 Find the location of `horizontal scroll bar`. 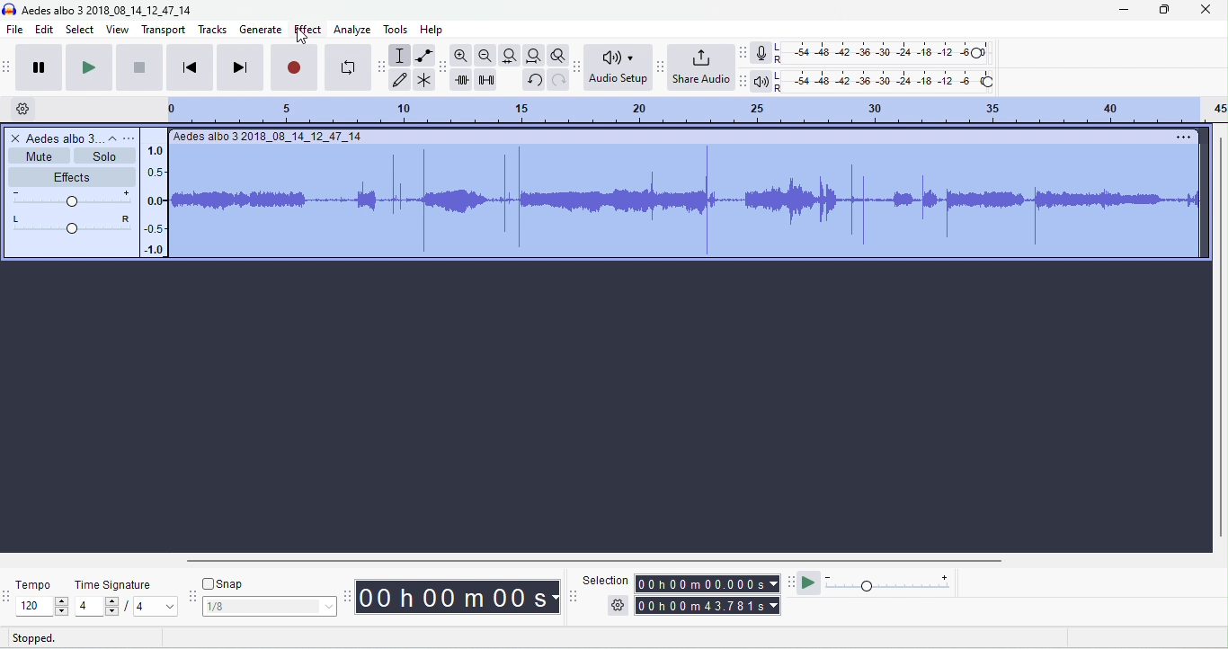

horizontal scroll bar is located at coordinates (578, 562).